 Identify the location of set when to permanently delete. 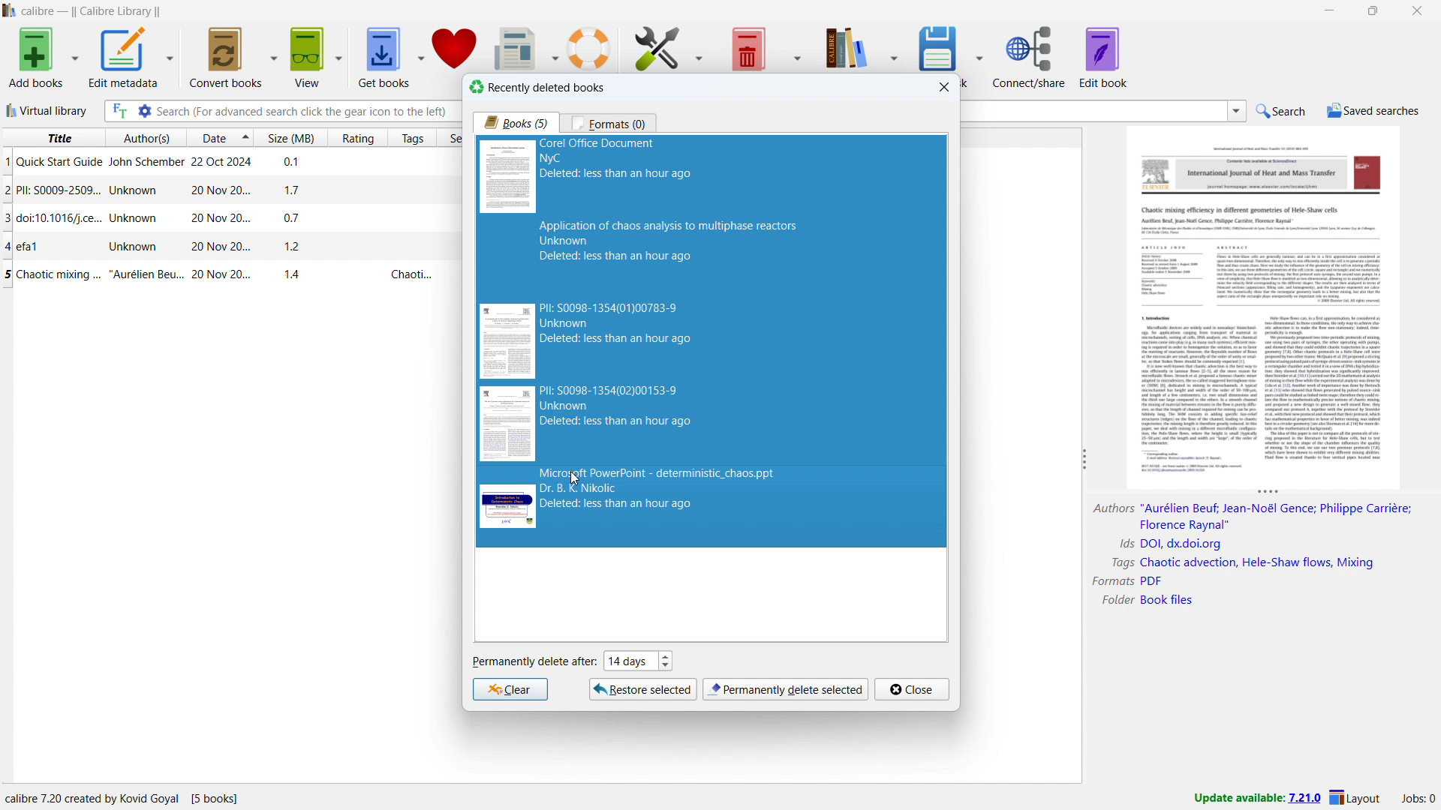
(637, 660).